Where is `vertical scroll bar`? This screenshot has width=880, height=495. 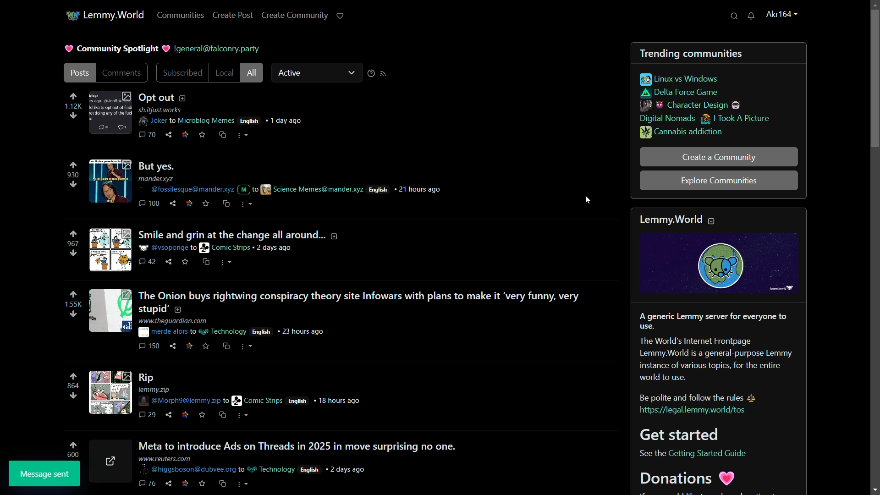
vertical scroll bar is located at coordinates (871, 80).